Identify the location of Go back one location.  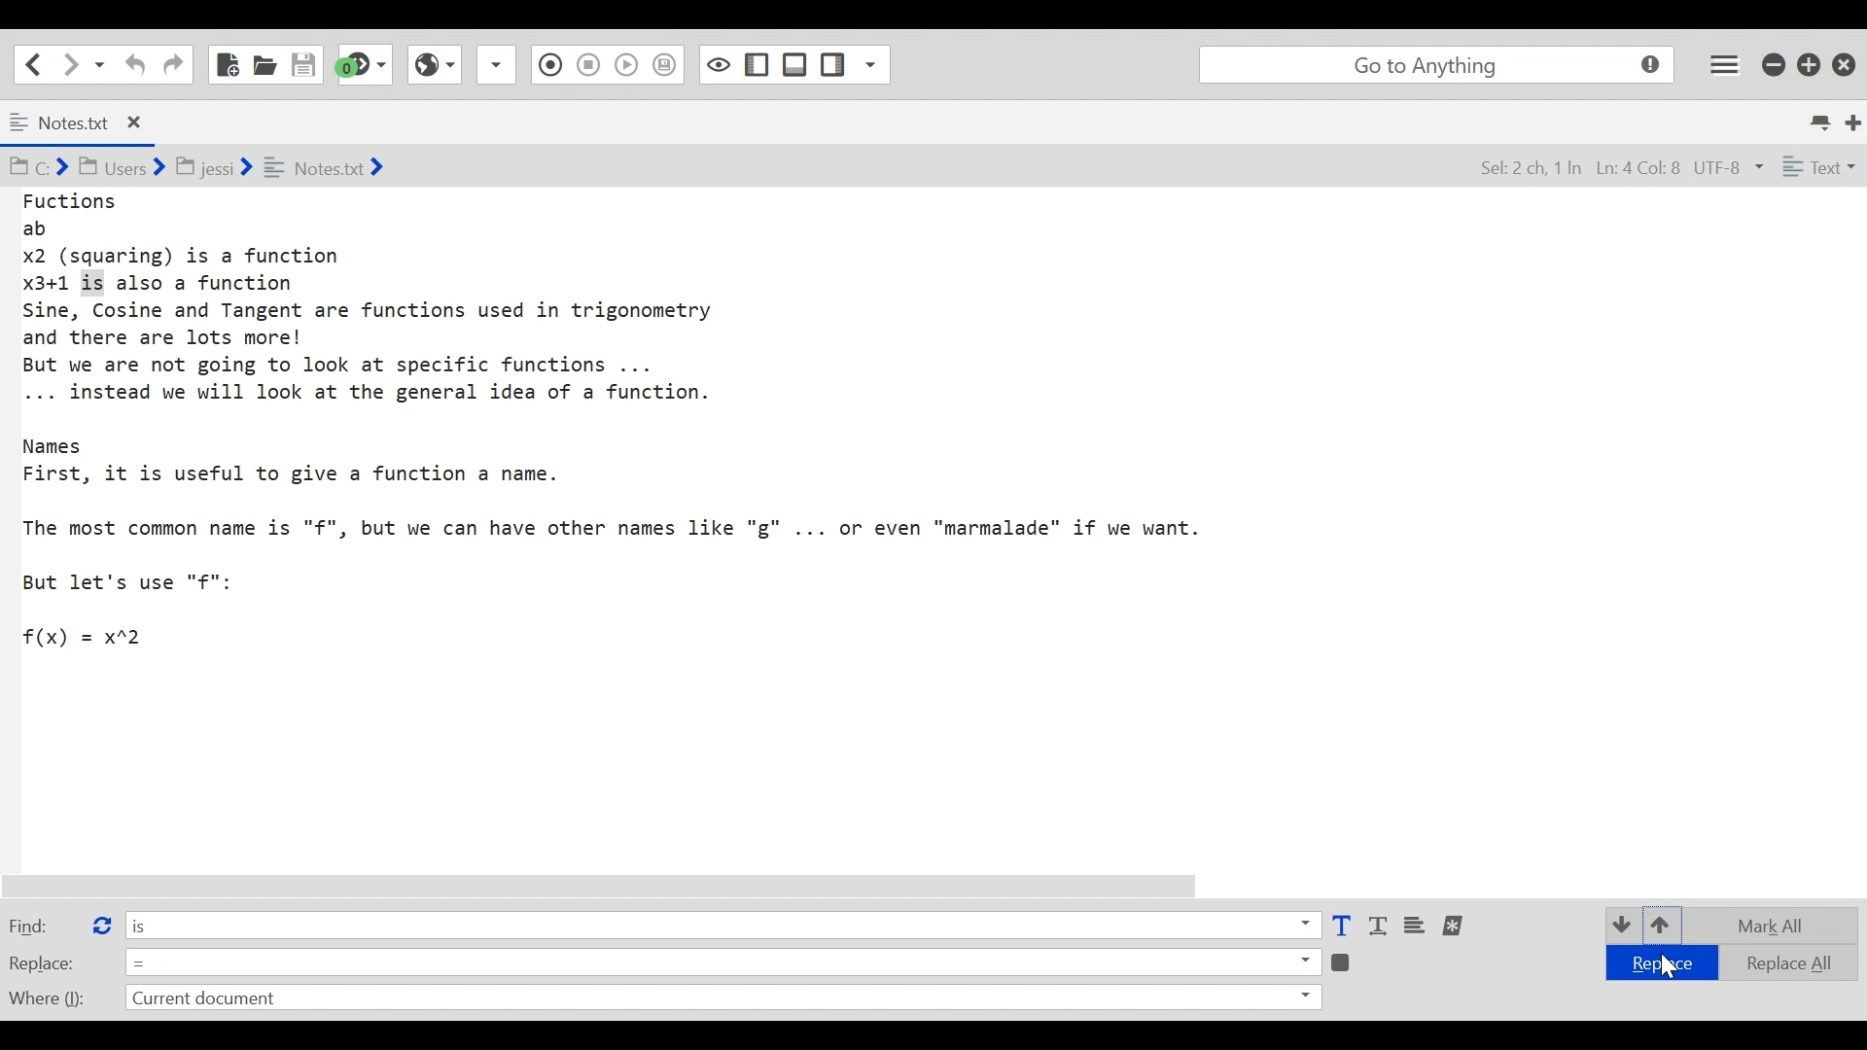
(28, 63).